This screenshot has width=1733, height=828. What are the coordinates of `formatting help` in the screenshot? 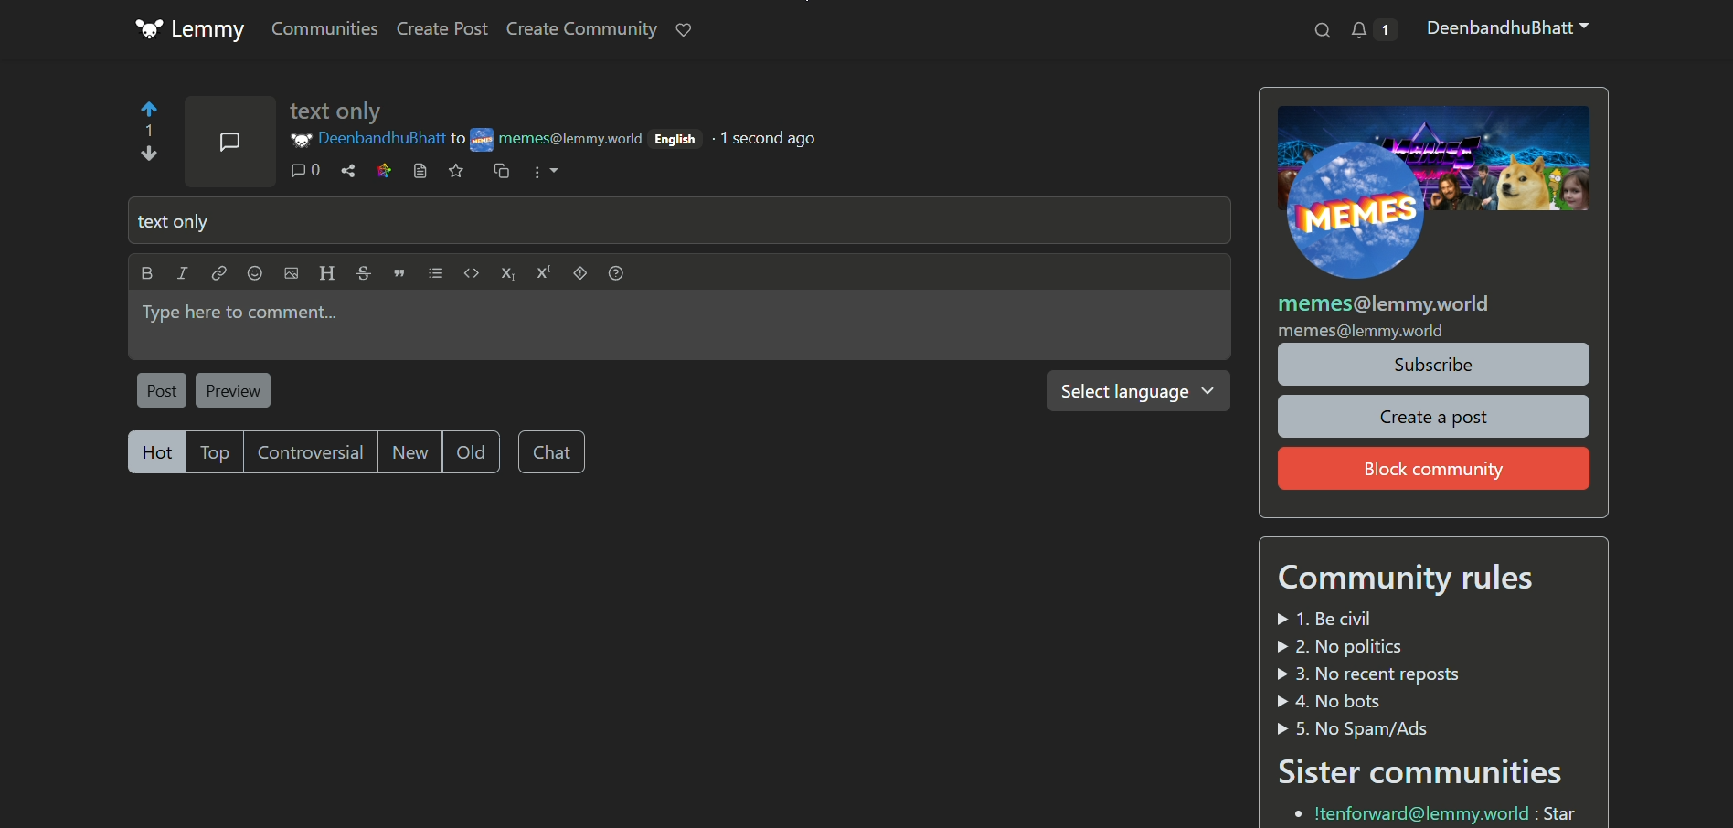 It's located at (620, 273).